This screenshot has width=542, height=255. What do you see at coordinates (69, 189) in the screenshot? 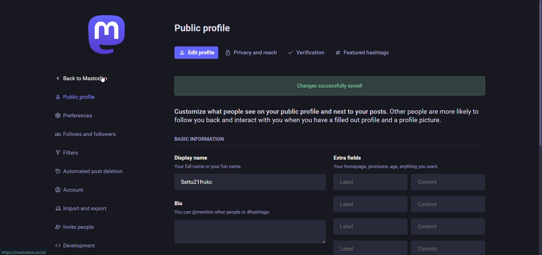
I see `account` at bounding box center [69, 189].